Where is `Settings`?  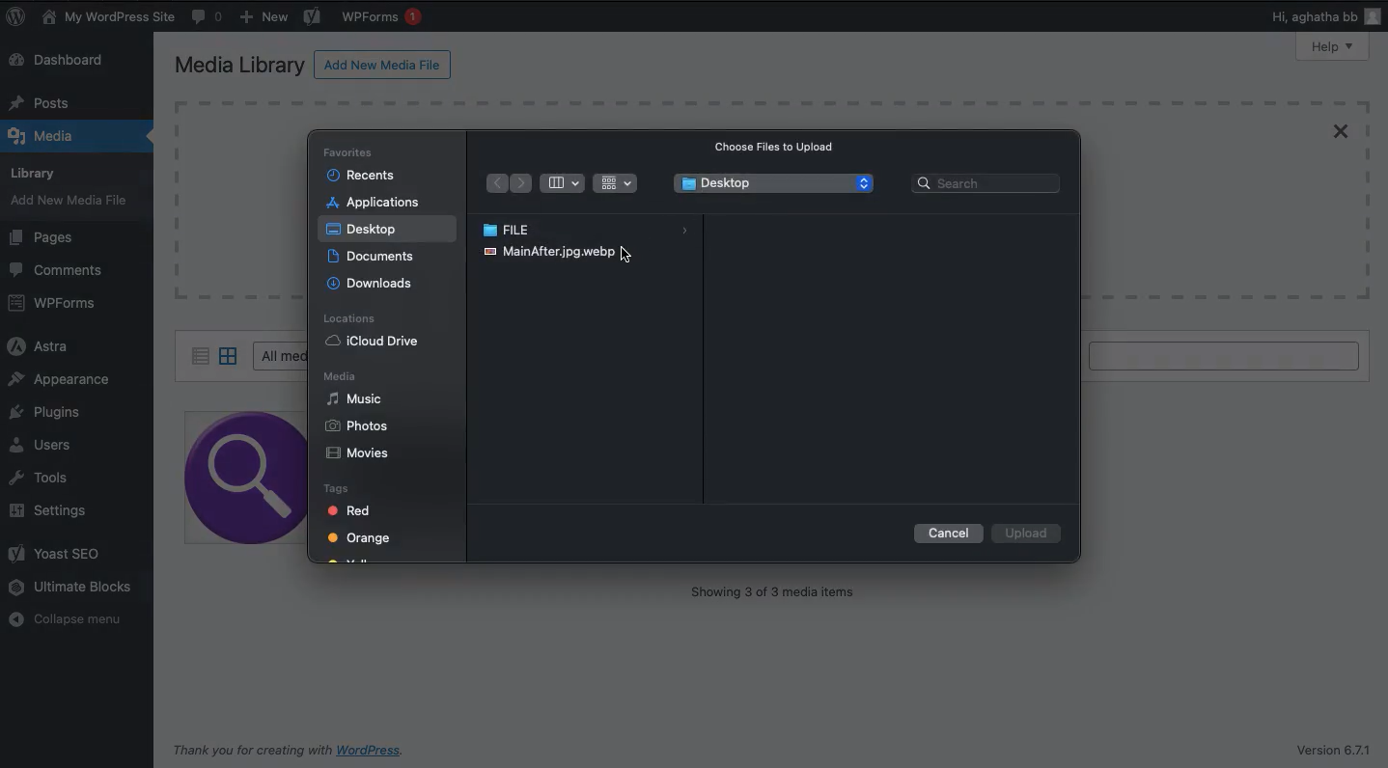 Settings is located at coordinates (46, 510).